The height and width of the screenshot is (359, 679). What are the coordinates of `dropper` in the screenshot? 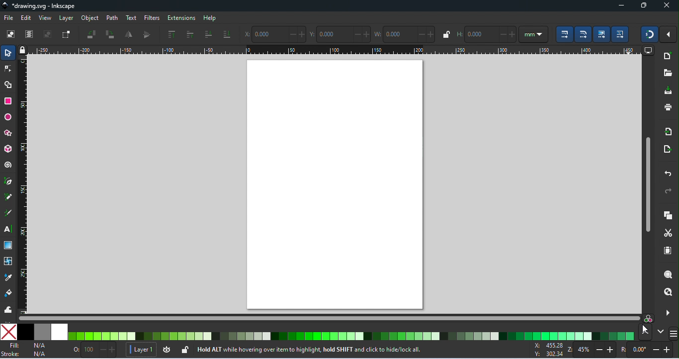 It's located at (8, 277).